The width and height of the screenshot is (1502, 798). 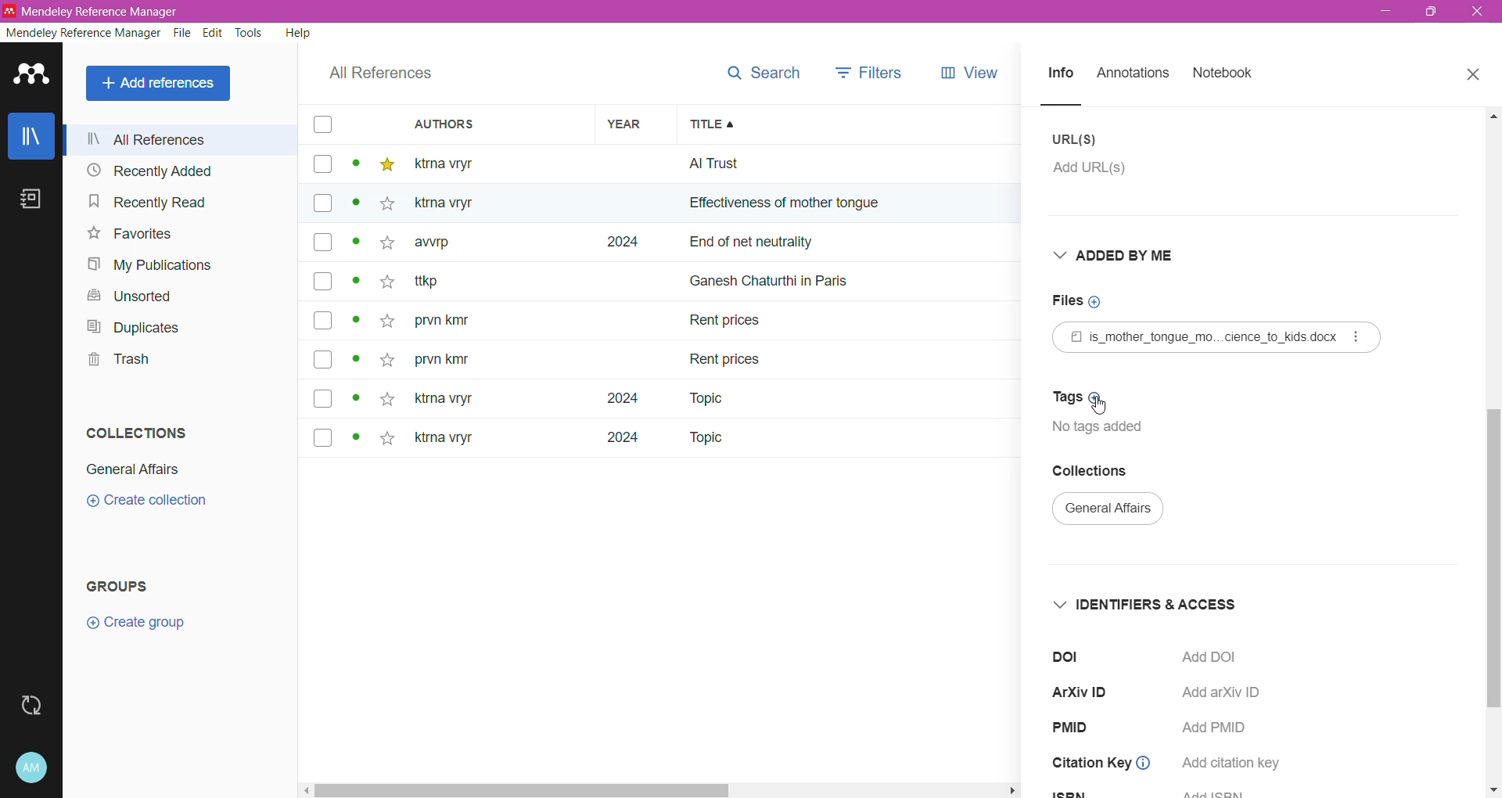 I want to click on box, so click(x=323, y=320).